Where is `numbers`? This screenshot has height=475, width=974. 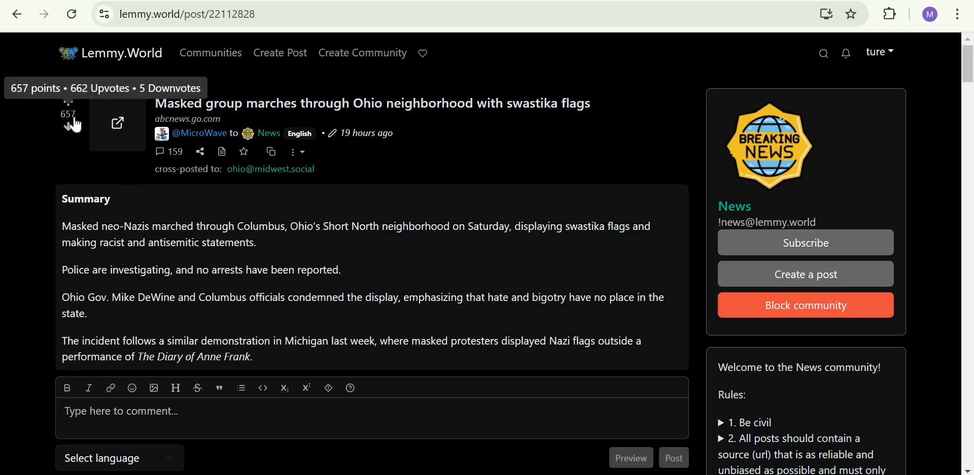
numbers is located at coordinates (70, 114).